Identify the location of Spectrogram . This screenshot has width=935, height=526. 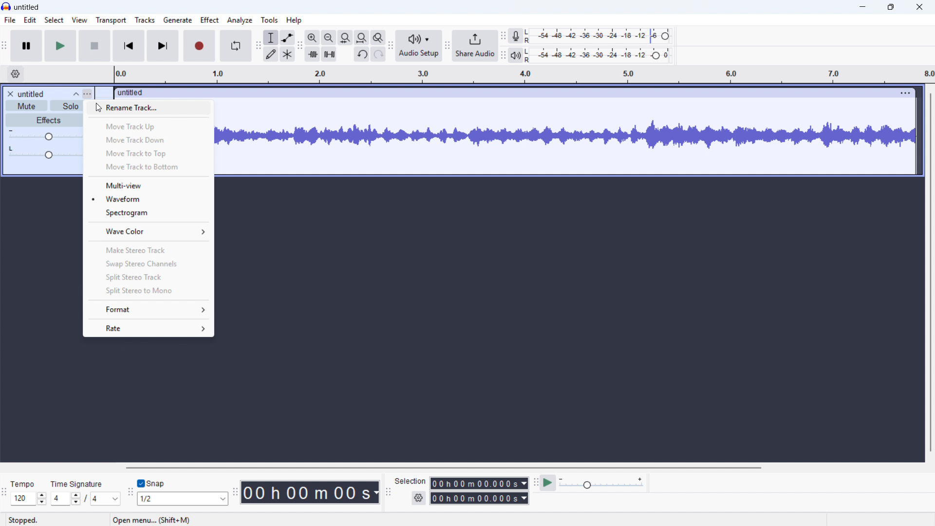
(148, 213).